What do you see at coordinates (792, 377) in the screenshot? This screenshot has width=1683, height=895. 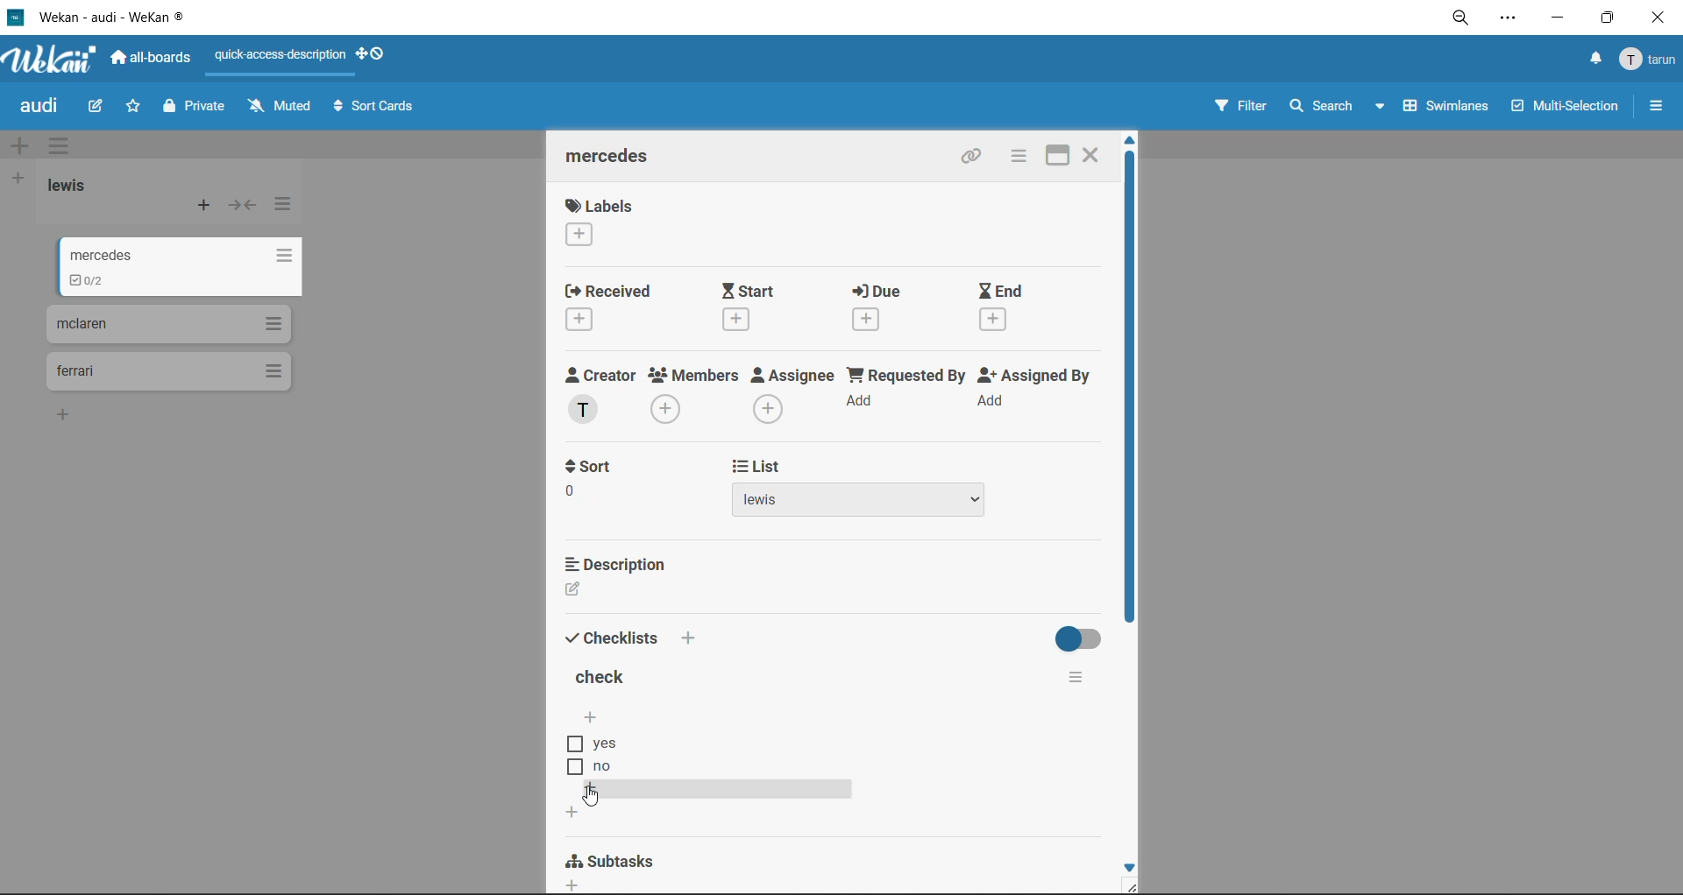 I see `assignee` at bounding box center [792, 377].